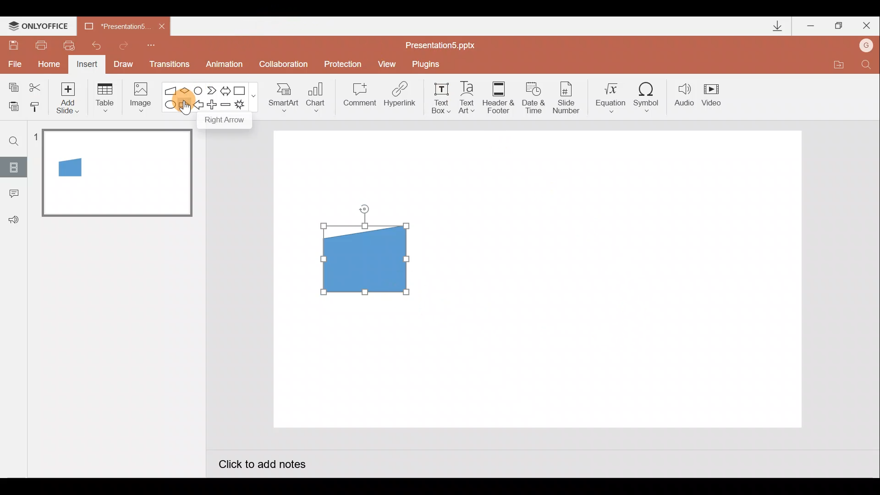 The image size is (880, 495). Describe the element at coordinates (867, 46) in the screenshot. I see `Account name` at that location.